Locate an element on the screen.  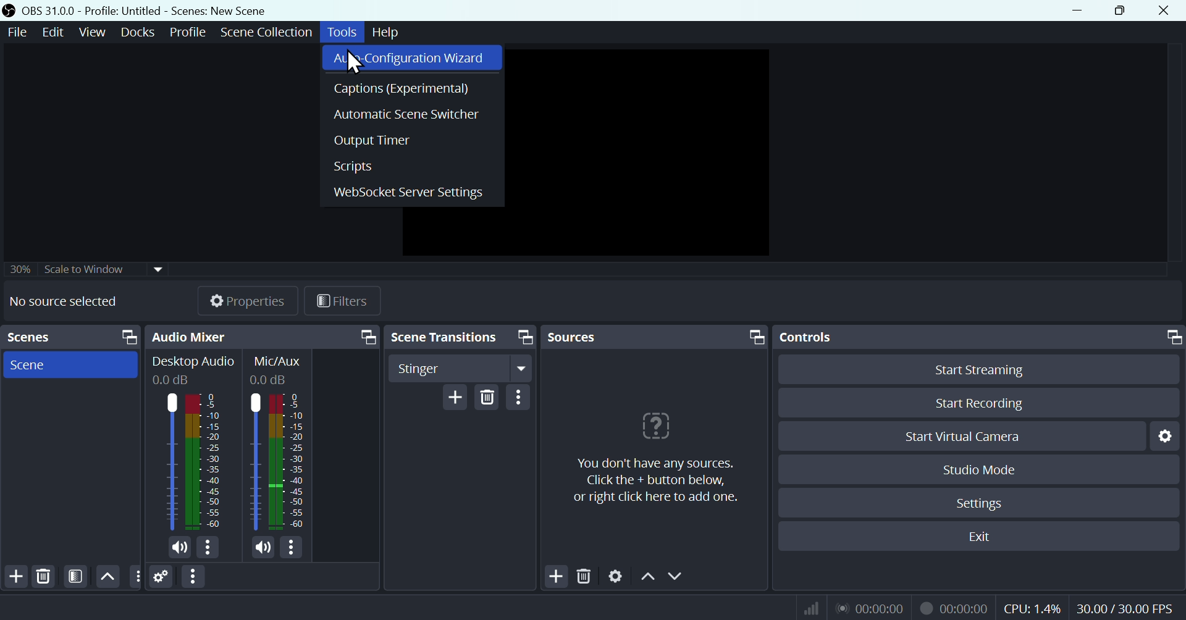
Output timer is located at coordinates (411, 138).